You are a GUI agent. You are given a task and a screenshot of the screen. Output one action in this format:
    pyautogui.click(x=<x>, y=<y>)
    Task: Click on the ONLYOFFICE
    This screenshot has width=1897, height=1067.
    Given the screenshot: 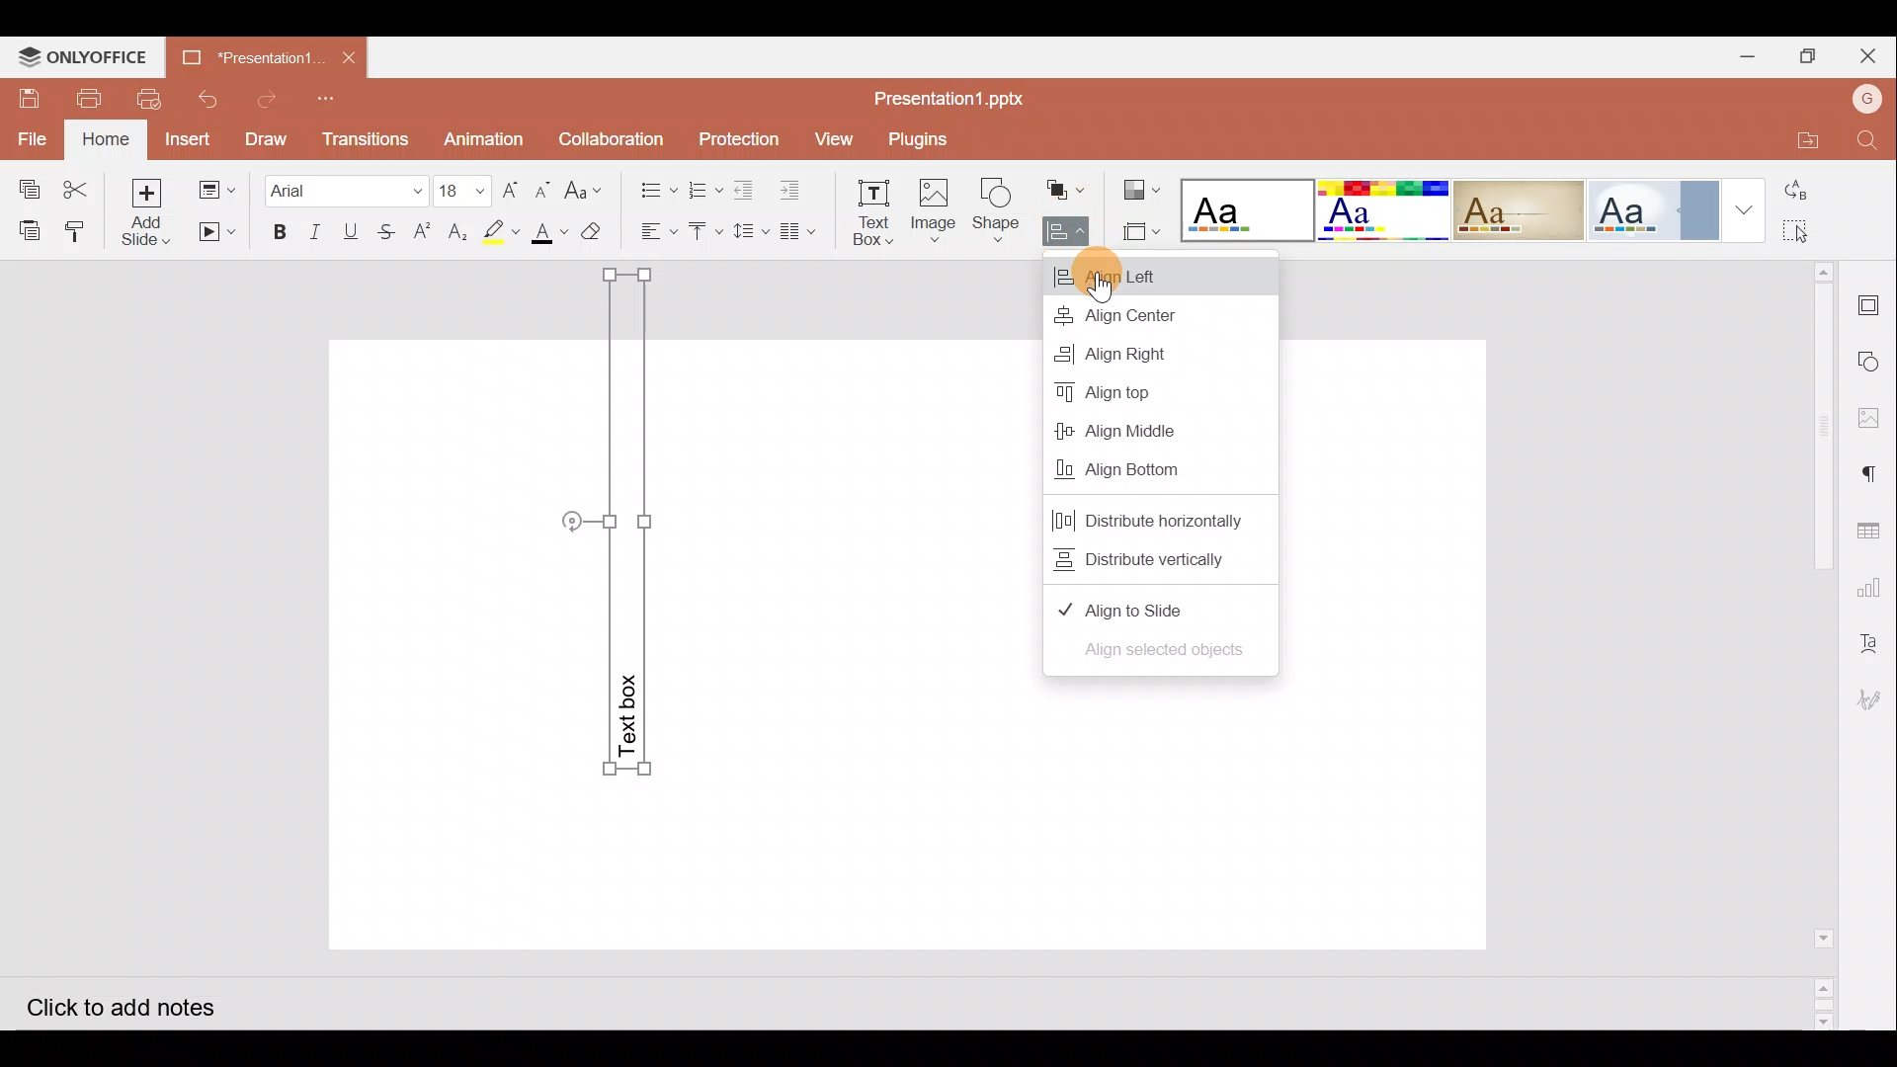 What is the action you would take?
    pyautogui.click(x=79, y=56)
    